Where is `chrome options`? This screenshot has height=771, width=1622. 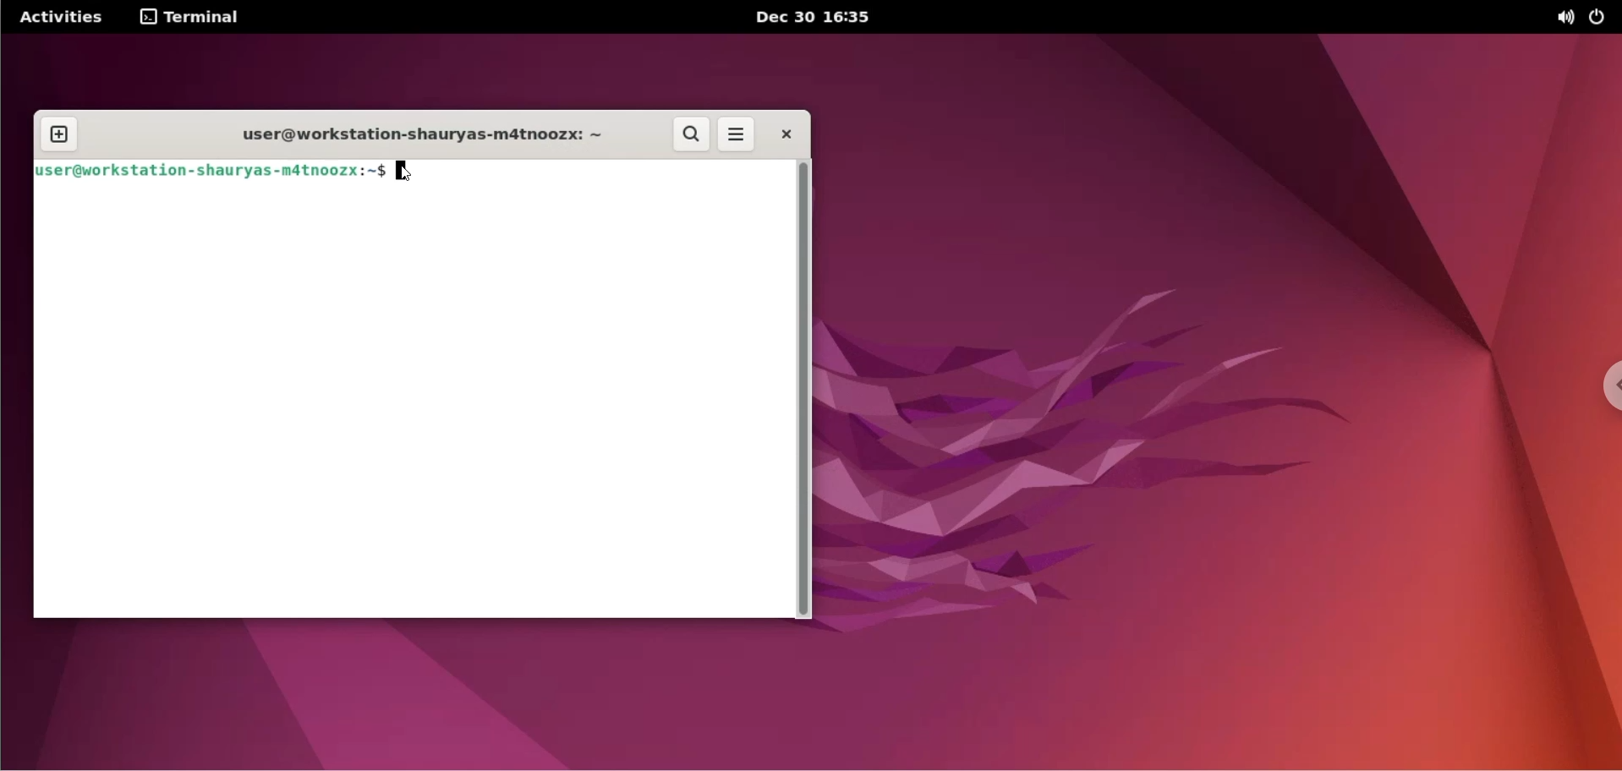
chrome options is located at coordinates (1603, 391).